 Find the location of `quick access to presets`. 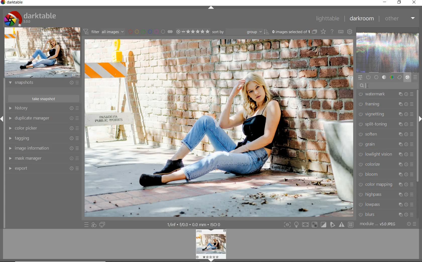

quick access to presets is located at coordinates (86, 225).